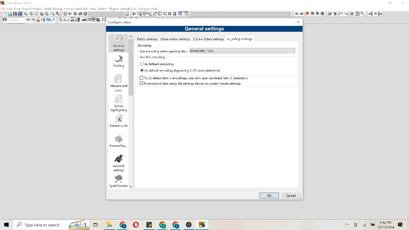  I want to click on Fortran project, so click(118, 140).